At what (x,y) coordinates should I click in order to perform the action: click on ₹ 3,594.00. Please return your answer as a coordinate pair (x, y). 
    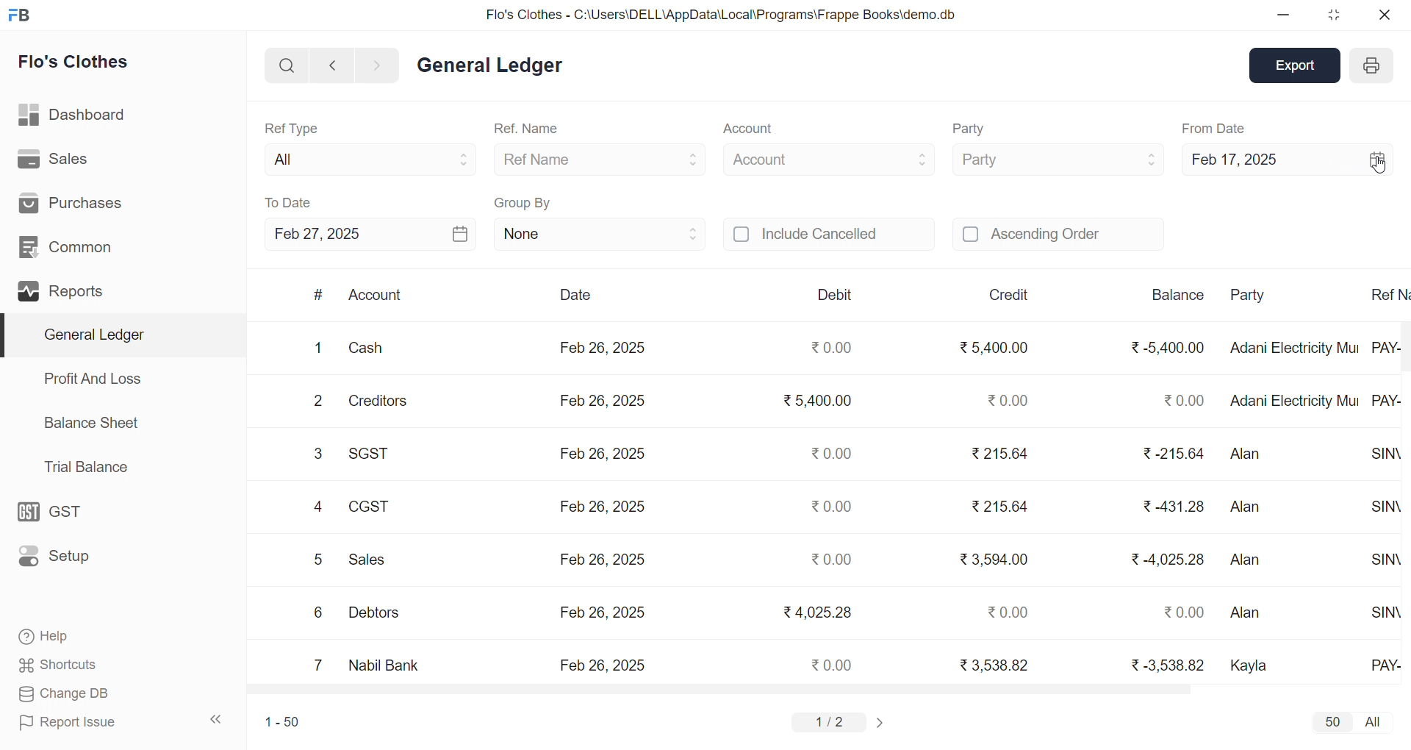
    Looking at the image, I should click on (995, 557).